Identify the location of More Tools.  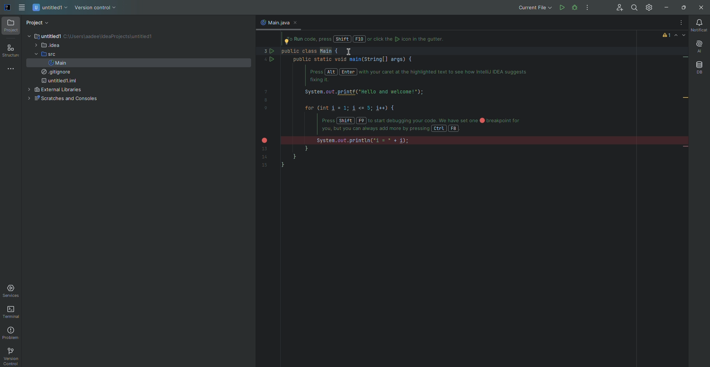
(12, 68).